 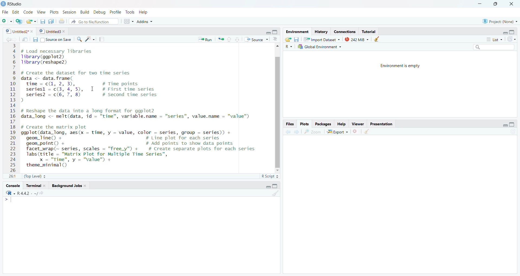 What do you see at coordinates (367, 132) in the screenshot?
I see `cleaner` at bounding box center [367, 132].